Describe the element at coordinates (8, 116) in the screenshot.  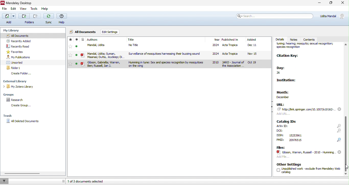
I see `trash` at that location.